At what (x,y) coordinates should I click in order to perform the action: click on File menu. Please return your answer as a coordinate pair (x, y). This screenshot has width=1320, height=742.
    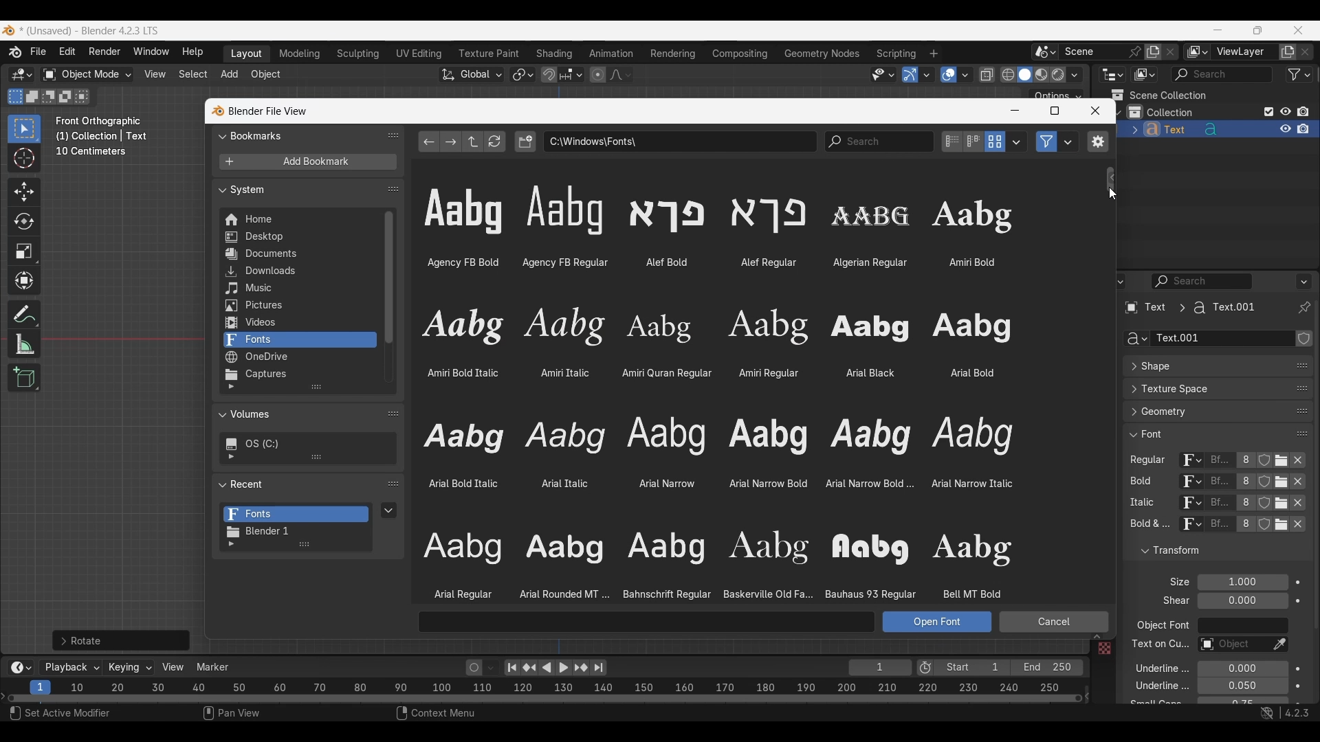
    Looking at the image, I should click on (39, 52).